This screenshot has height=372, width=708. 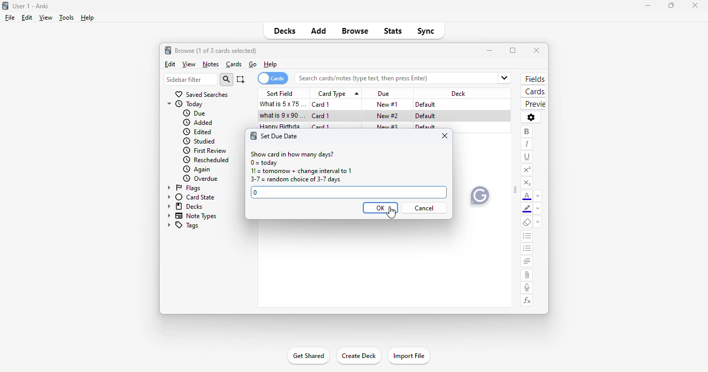 What do you see at coordinates (528, 249) in the screenshot?
I see `ordered list` at bounding box center [528, 249].